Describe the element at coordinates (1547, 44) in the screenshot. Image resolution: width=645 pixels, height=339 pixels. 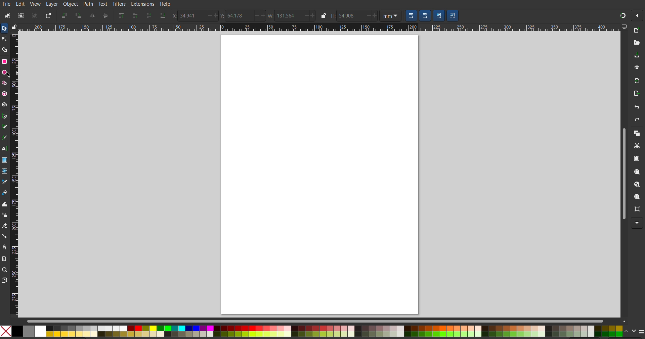
I see `` at that location.